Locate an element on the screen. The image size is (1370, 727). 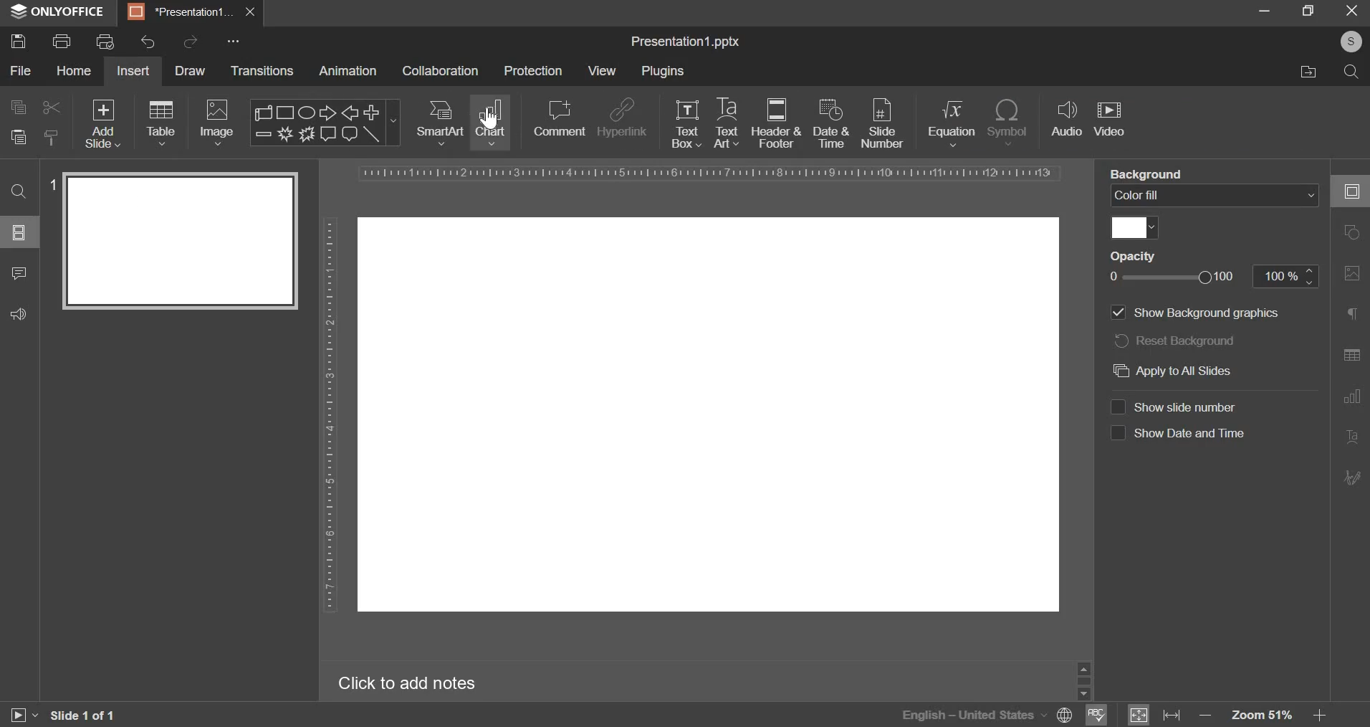
add slide is located at coordinates (102, 123).